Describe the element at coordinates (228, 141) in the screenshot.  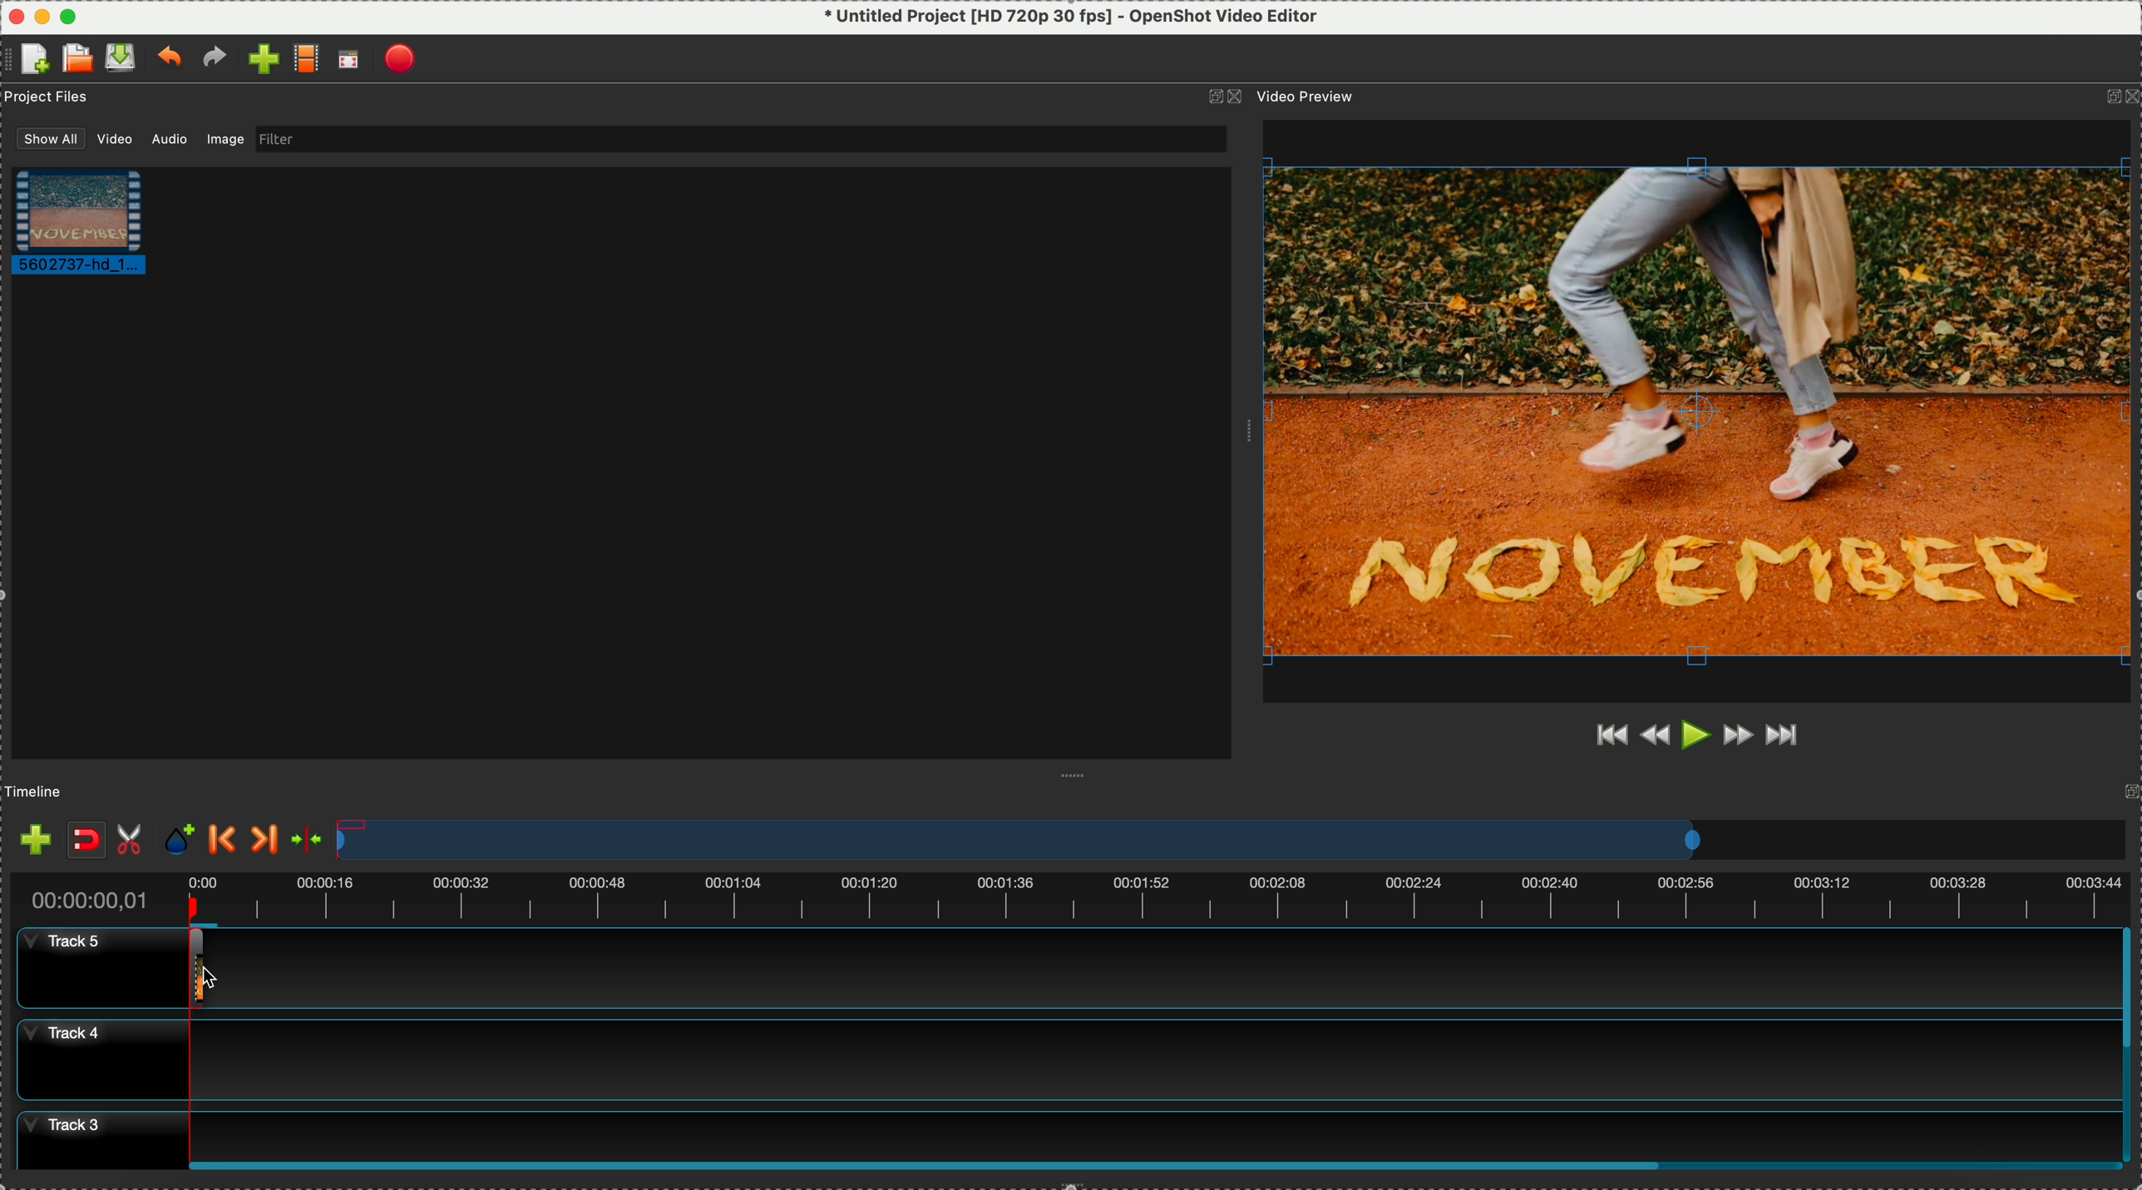
I see `image` at that location.